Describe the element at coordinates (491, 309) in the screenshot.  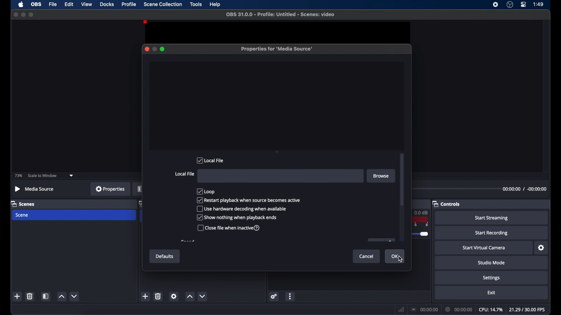
I see `` at that location.